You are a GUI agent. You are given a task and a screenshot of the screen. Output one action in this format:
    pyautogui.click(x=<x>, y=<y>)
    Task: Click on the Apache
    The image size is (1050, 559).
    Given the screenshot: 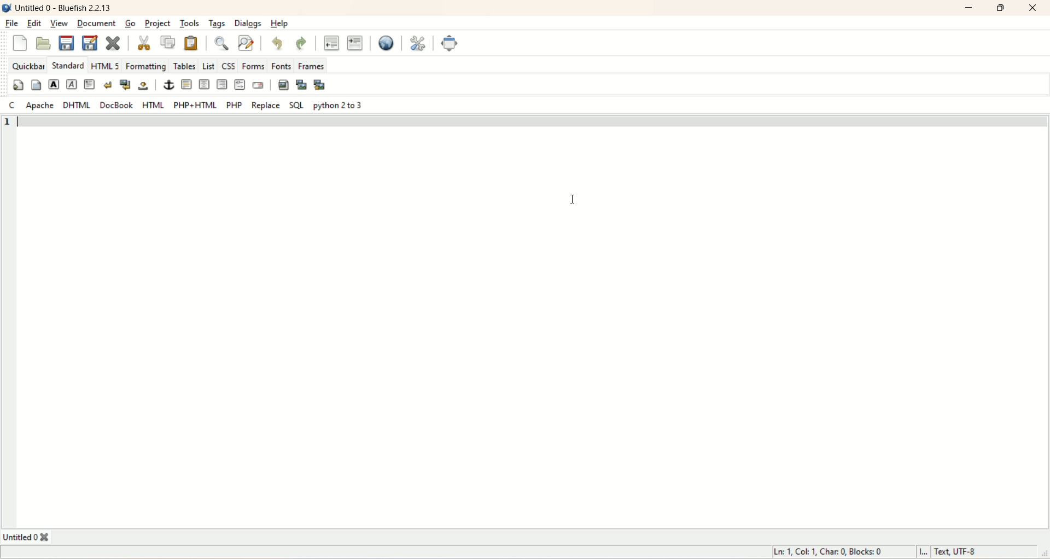 What is the action you would take?
    pyautogui.click(x=40, y=106)
    